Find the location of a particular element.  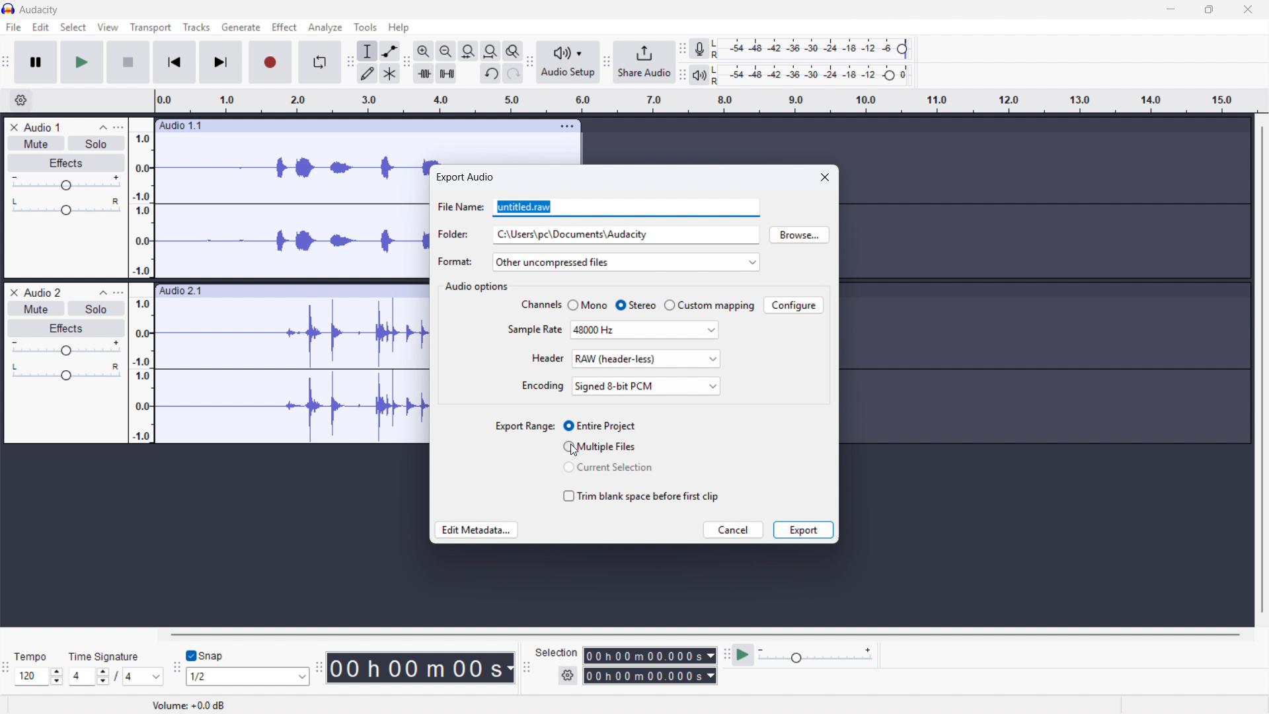

encoding is located at coordinates (543, 385).